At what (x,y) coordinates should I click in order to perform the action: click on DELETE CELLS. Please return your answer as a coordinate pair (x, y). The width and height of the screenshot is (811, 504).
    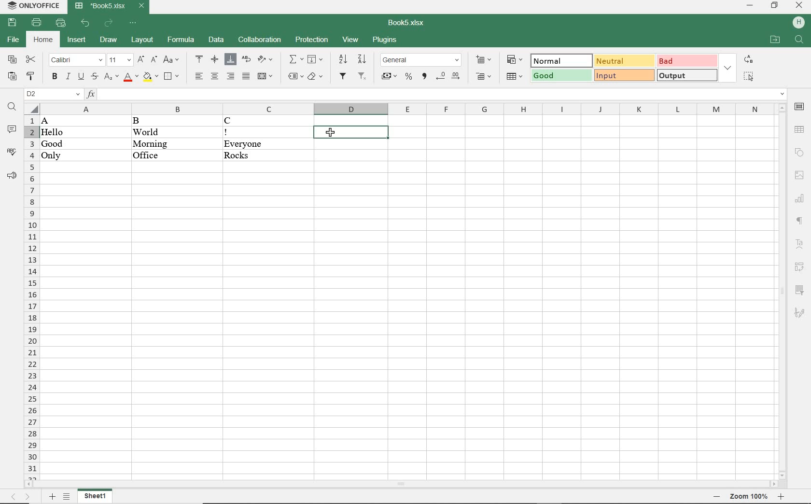
    Looking at the image, I should click on (484, 77).